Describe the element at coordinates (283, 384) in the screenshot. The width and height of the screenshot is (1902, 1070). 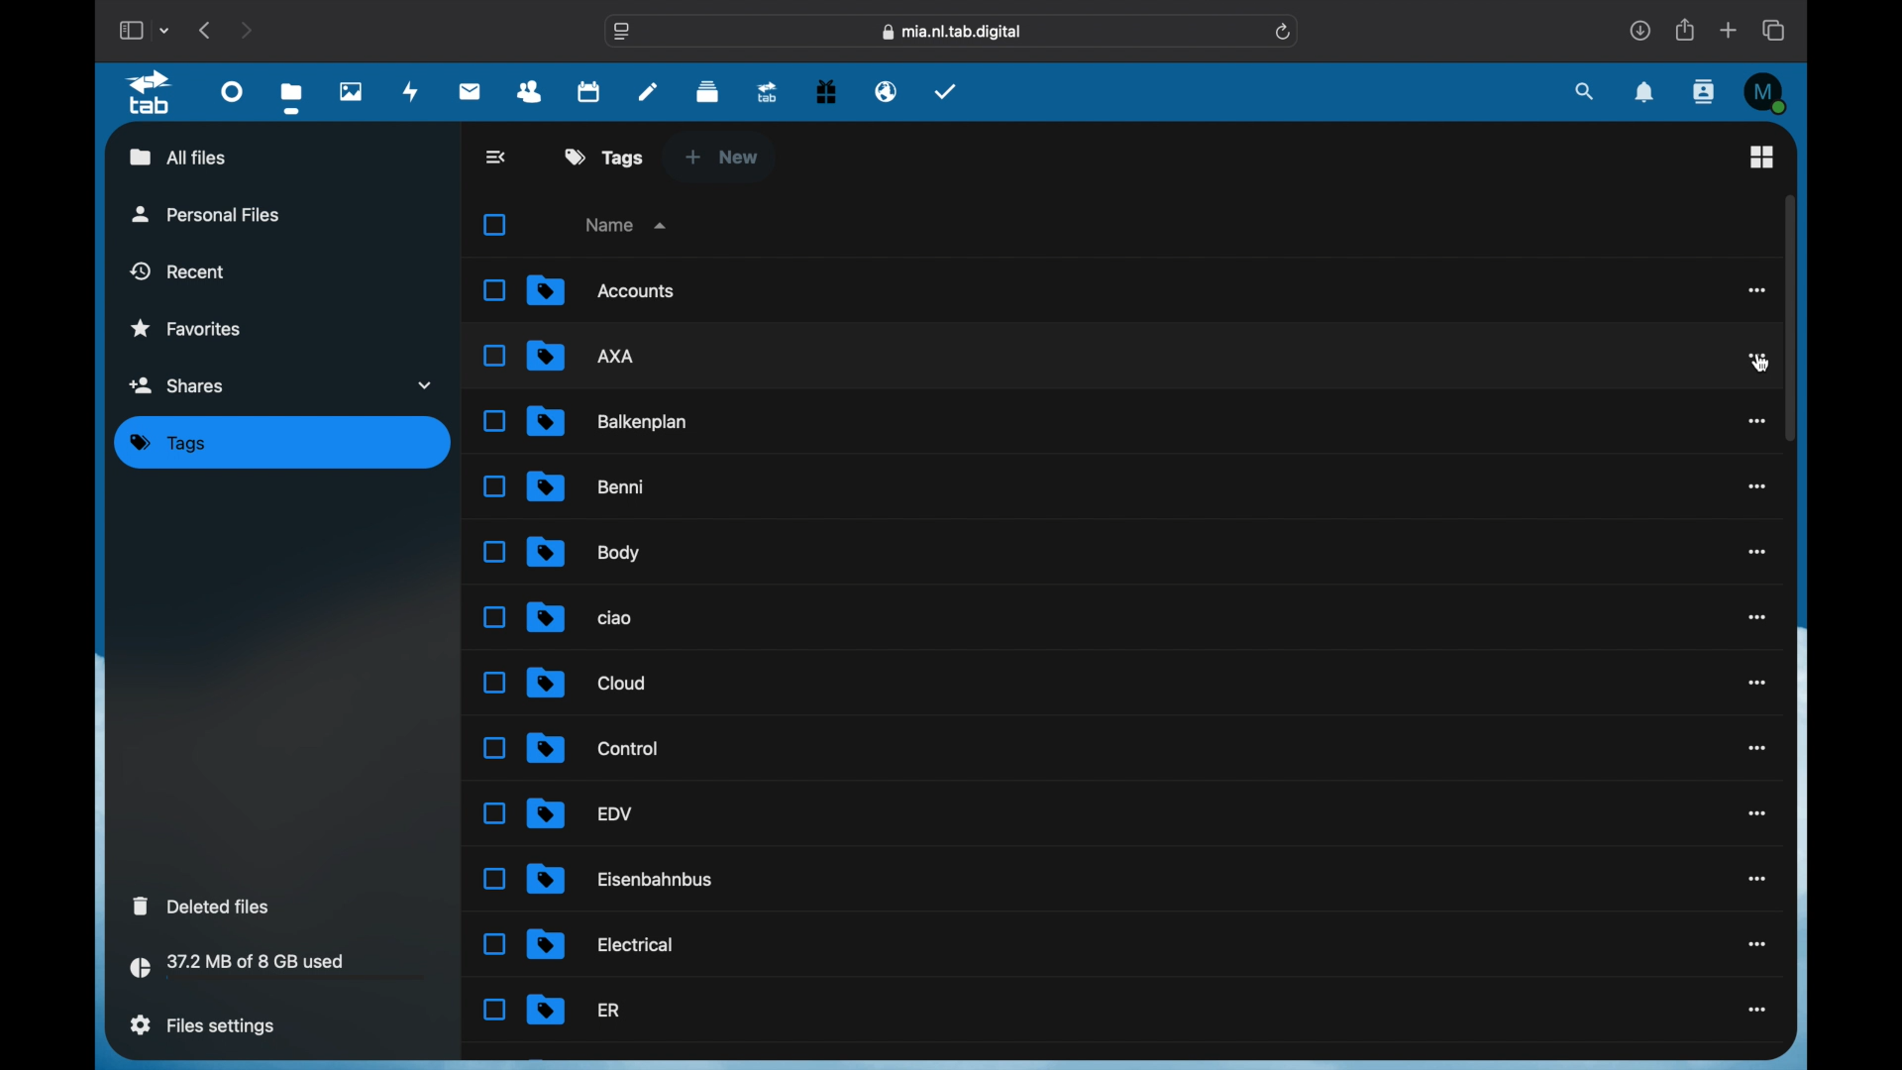
I see `shares` at that location.